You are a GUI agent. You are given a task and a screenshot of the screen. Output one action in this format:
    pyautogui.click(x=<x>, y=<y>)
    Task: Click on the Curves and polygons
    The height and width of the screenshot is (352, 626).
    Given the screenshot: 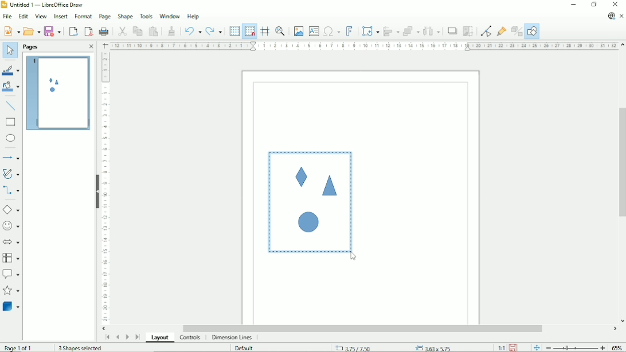 What is the action you would take?
    pyautogui.click(x=11, y=174)
    